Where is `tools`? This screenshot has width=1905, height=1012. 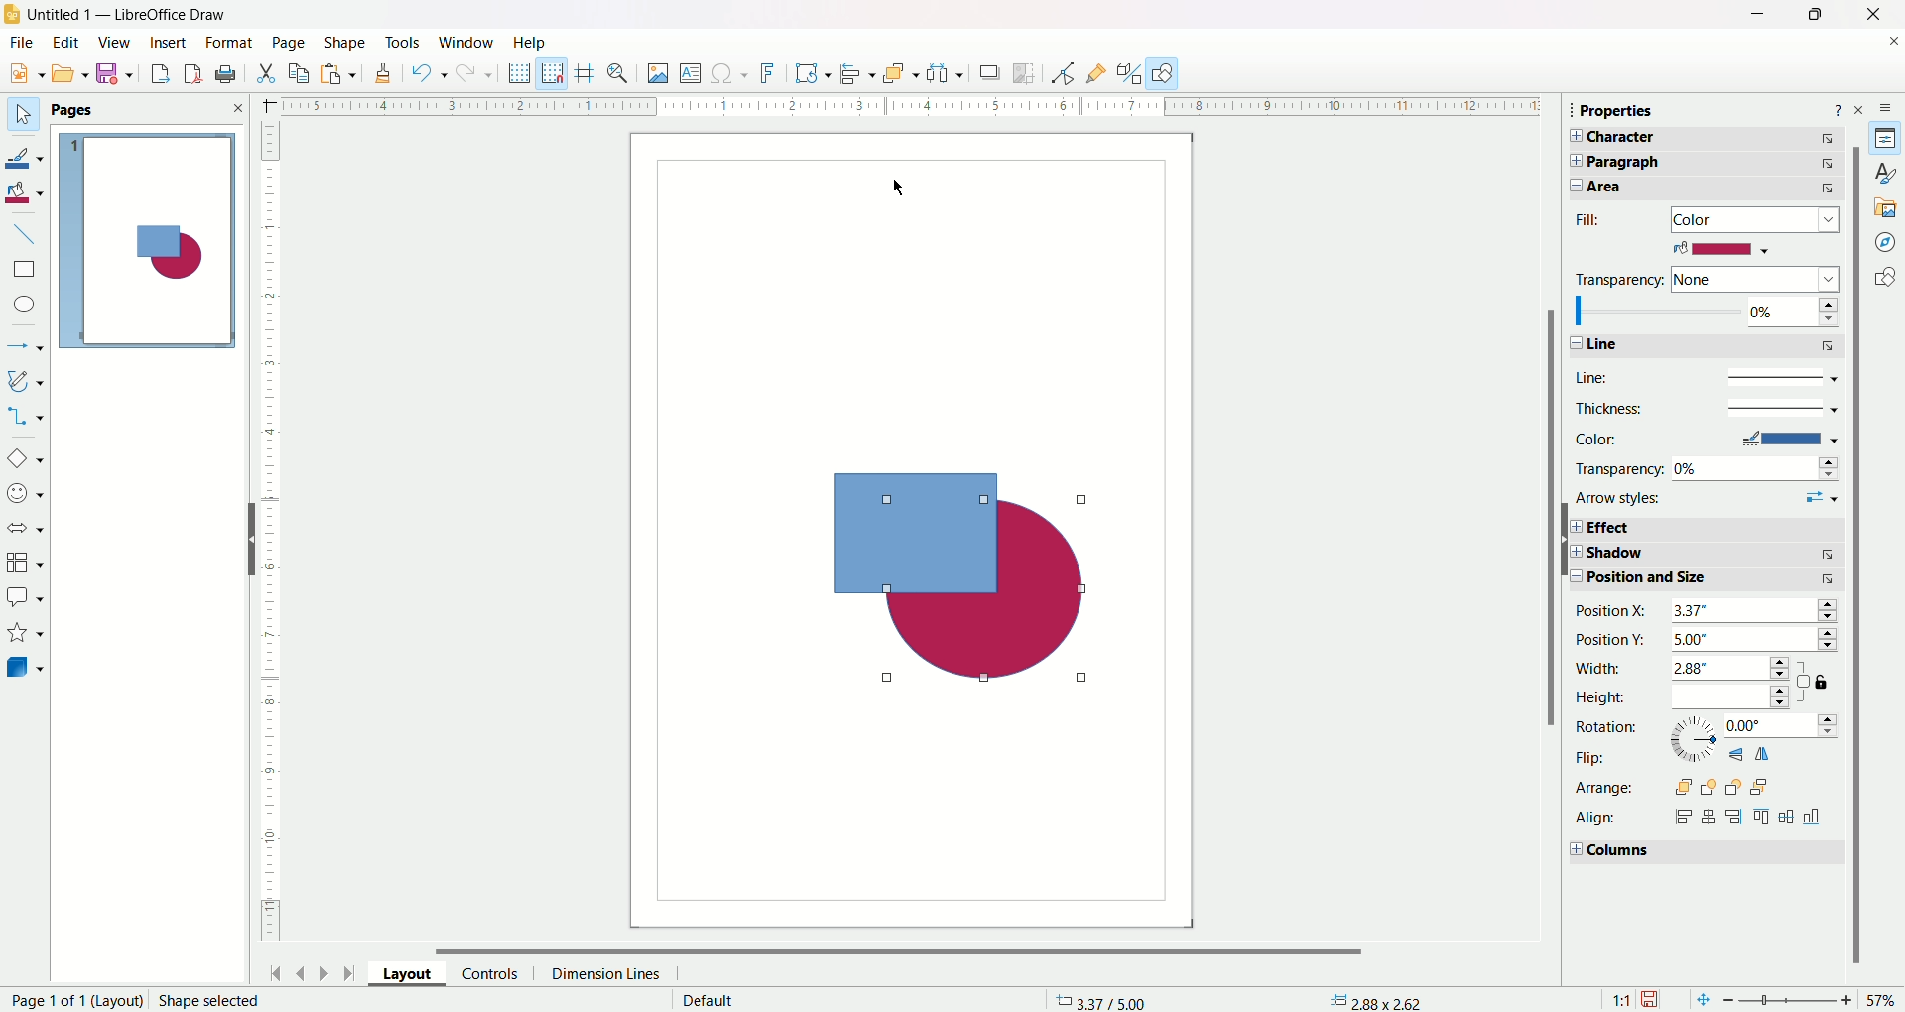 tools is located at coordinates (403, 42).